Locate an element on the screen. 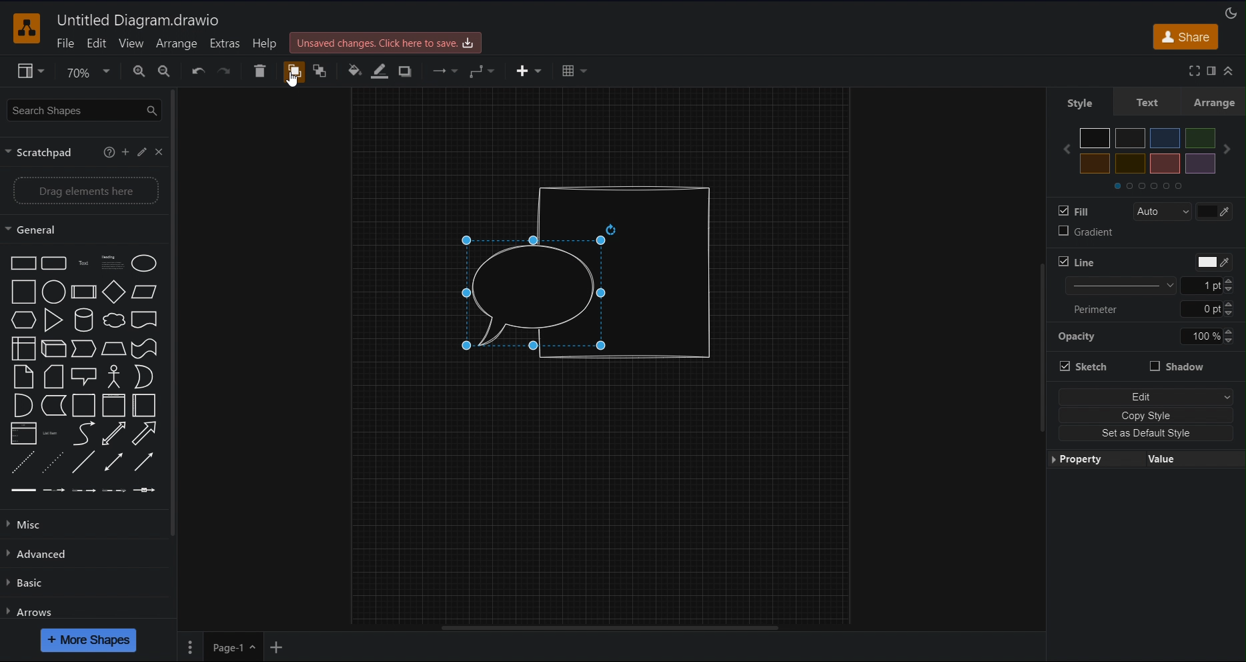 Image resolution: width=1246 pixels, height=662 pixels. Trapezoid is located at coordinates (113, 349).